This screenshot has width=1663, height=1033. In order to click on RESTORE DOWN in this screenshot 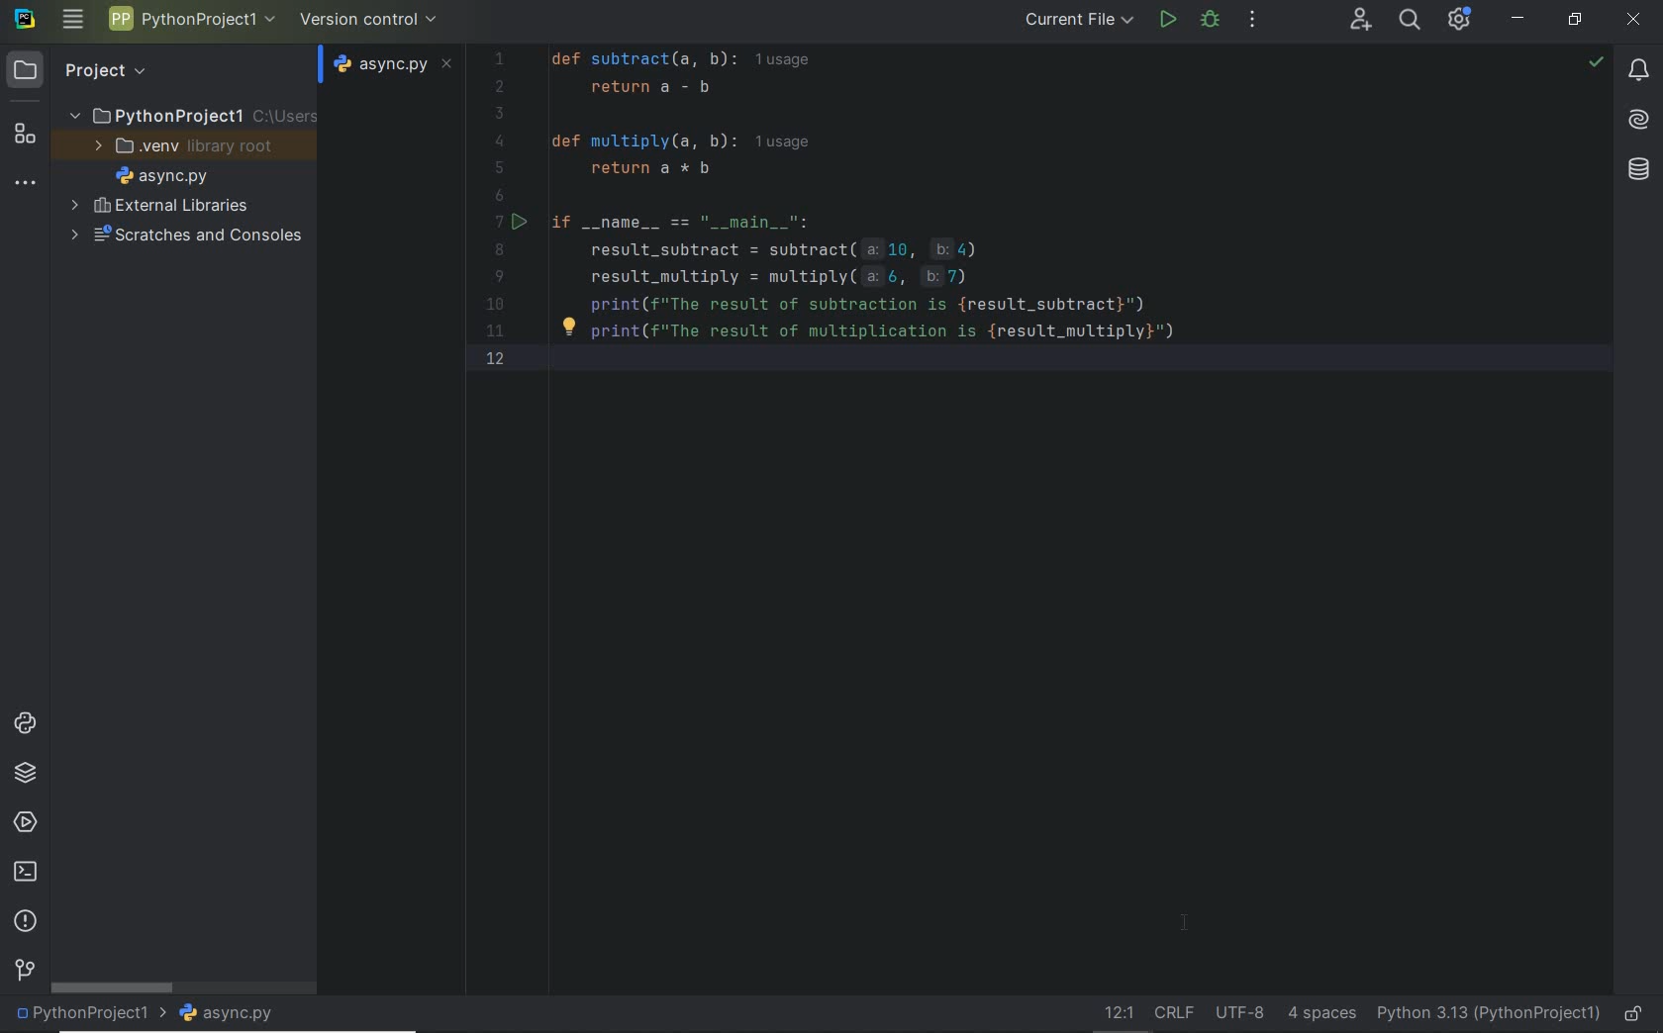, I will do `click(1575, 22)`.